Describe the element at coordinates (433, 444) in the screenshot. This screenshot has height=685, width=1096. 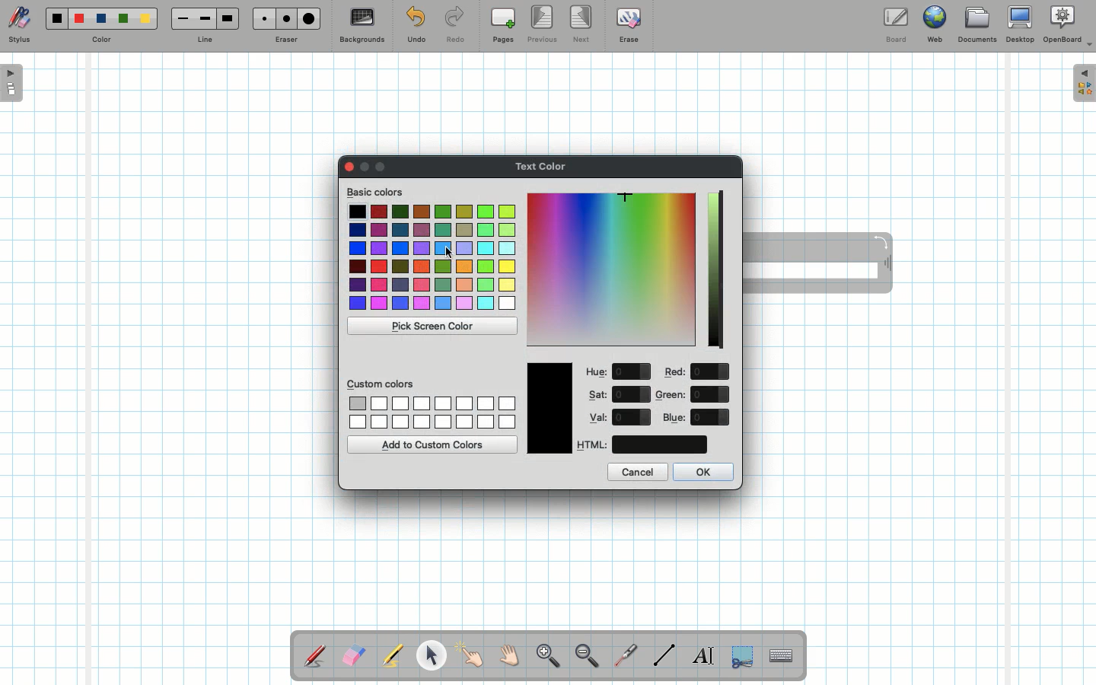
I see `Add to custom colors` at that location.